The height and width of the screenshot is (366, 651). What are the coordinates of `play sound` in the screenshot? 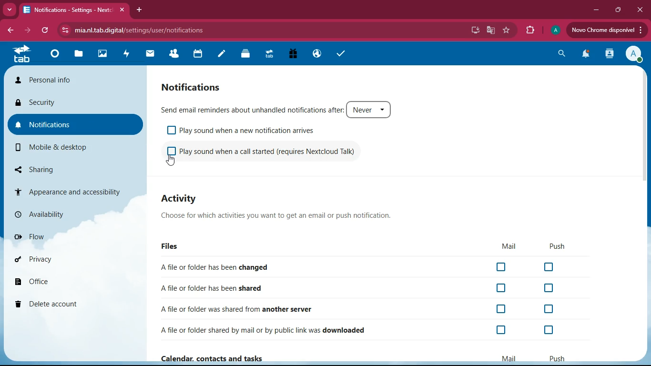 It's located at (254, 131).